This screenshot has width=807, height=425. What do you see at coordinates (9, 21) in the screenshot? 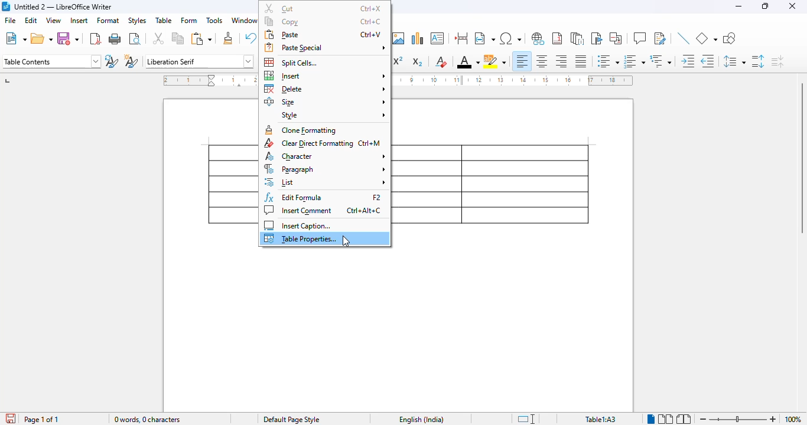
I see `file` at bounding box center [9, 21].